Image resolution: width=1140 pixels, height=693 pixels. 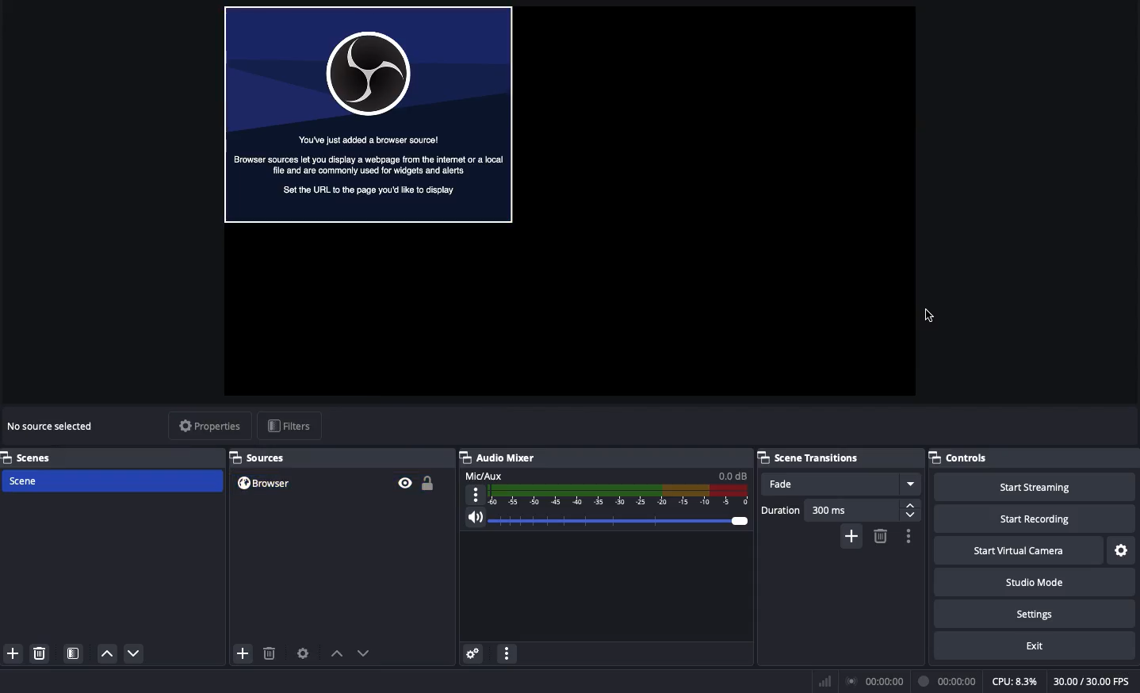 What do you see at coordinates (836, 510) in the screenshot?
I see `Duration` at bounding box center [836, 510].